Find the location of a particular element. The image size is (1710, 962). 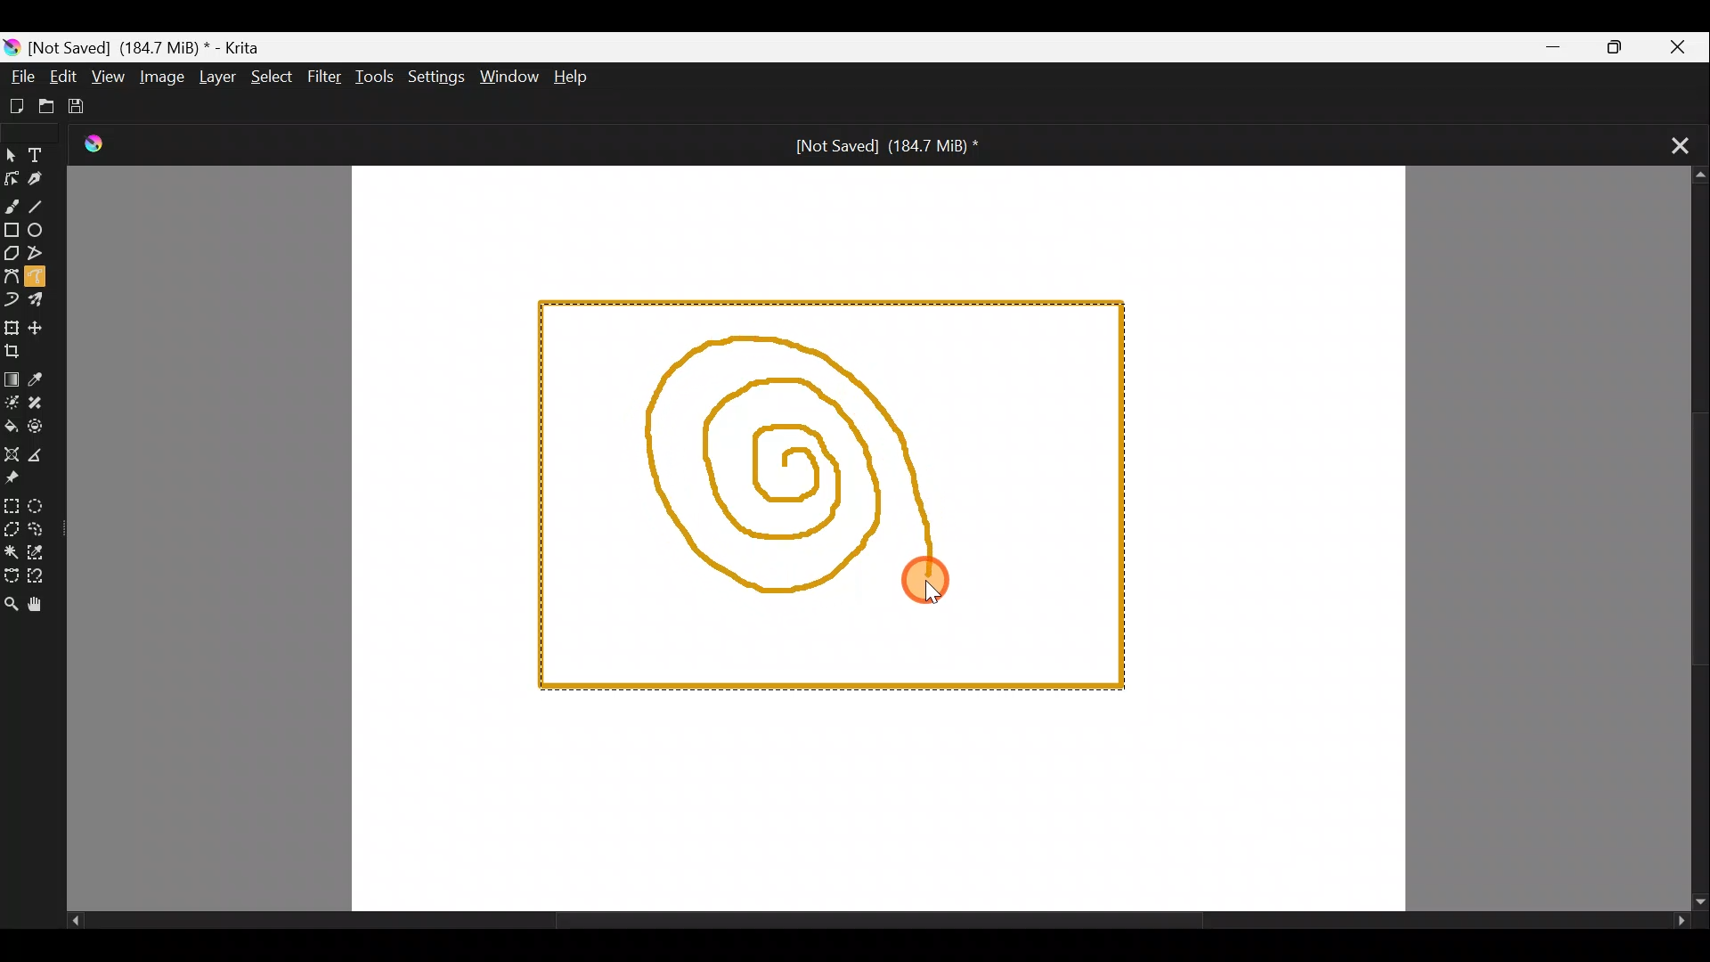

Move a layer is located at coordinates (39, 330).